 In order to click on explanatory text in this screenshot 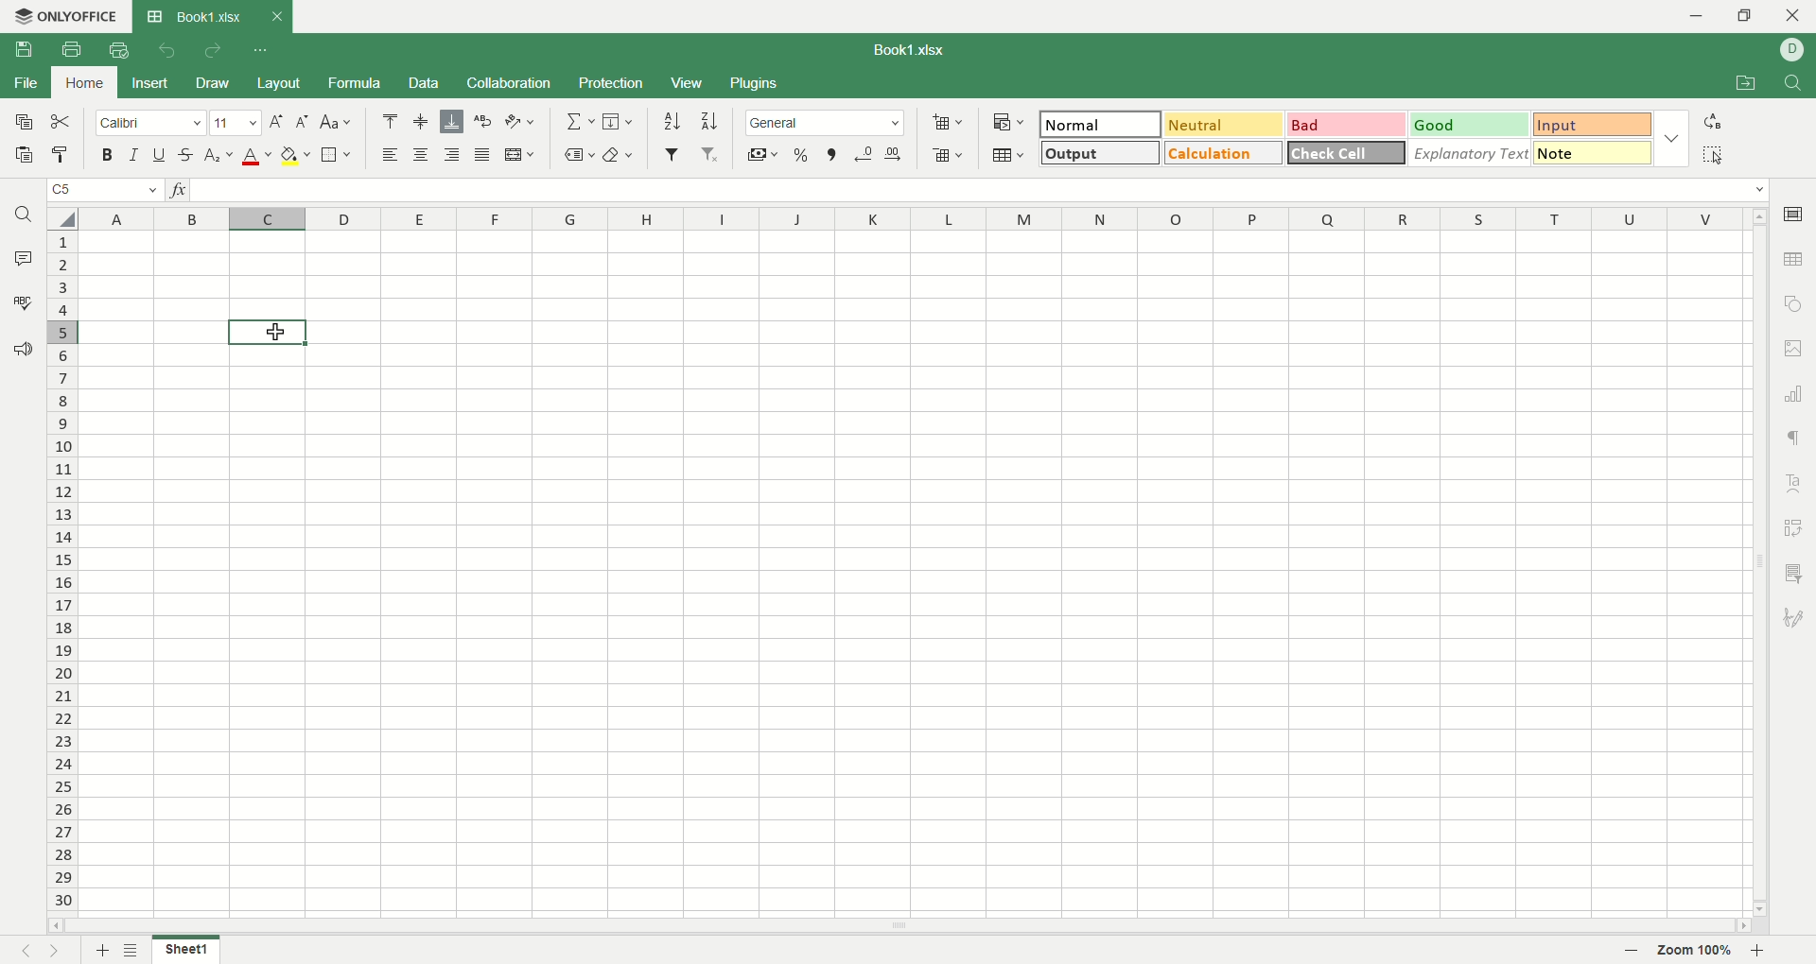, I will do `click(1472, 152)`.